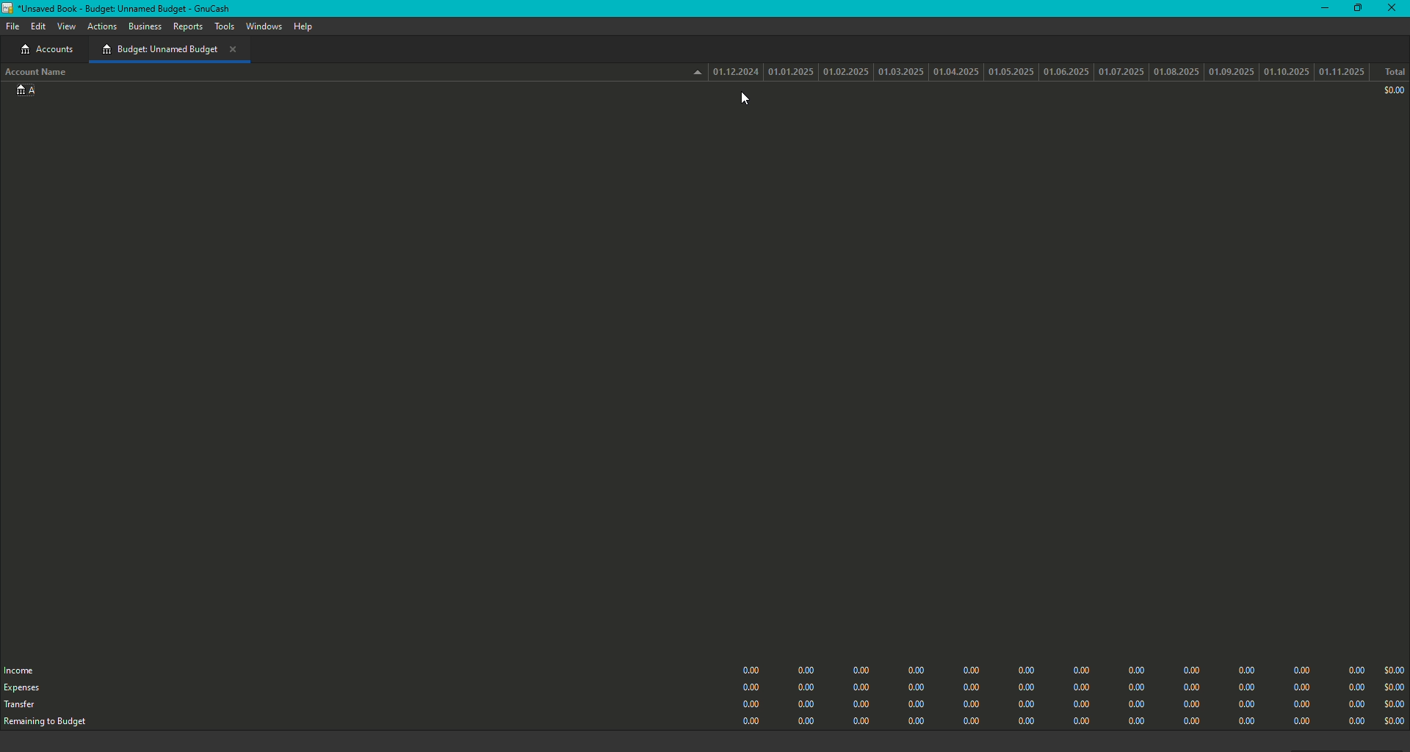 Image resolution: width=1410 pixels, height=752 pixels. I want to click on Accounts, so click(44, 50).